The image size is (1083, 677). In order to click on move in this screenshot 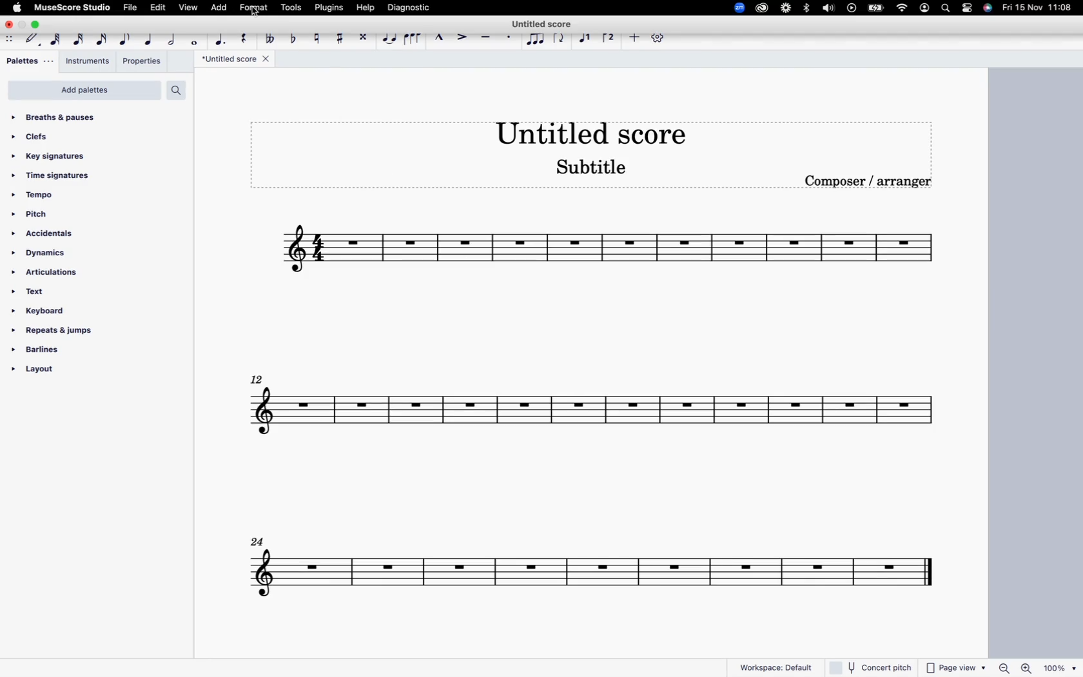, I will do `click(10, 40)`.